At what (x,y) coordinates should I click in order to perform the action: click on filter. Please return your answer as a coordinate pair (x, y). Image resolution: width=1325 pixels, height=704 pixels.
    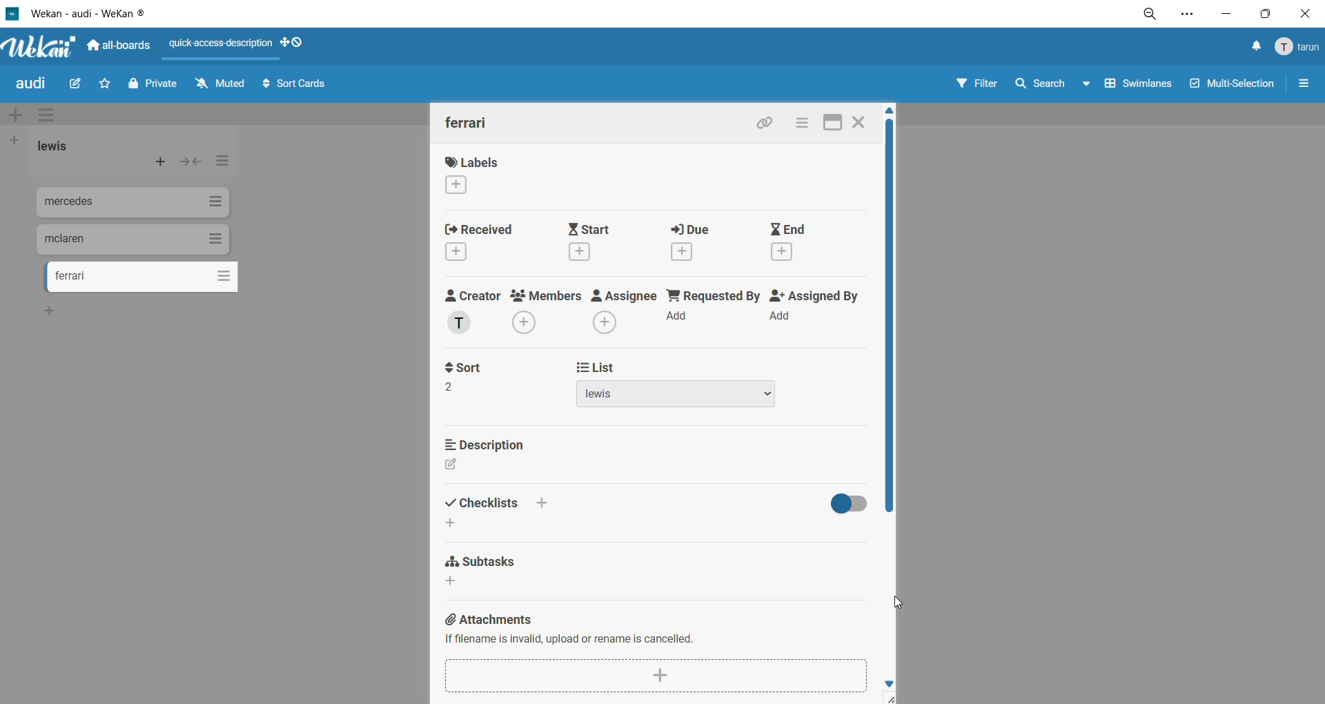
    Looking at the image, I should click on (981, 86).